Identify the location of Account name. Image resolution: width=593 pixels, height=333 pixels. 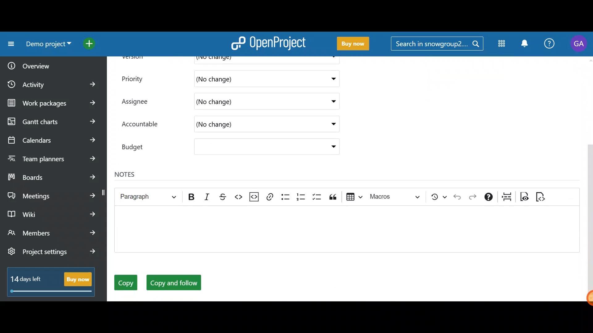
(579, 44).